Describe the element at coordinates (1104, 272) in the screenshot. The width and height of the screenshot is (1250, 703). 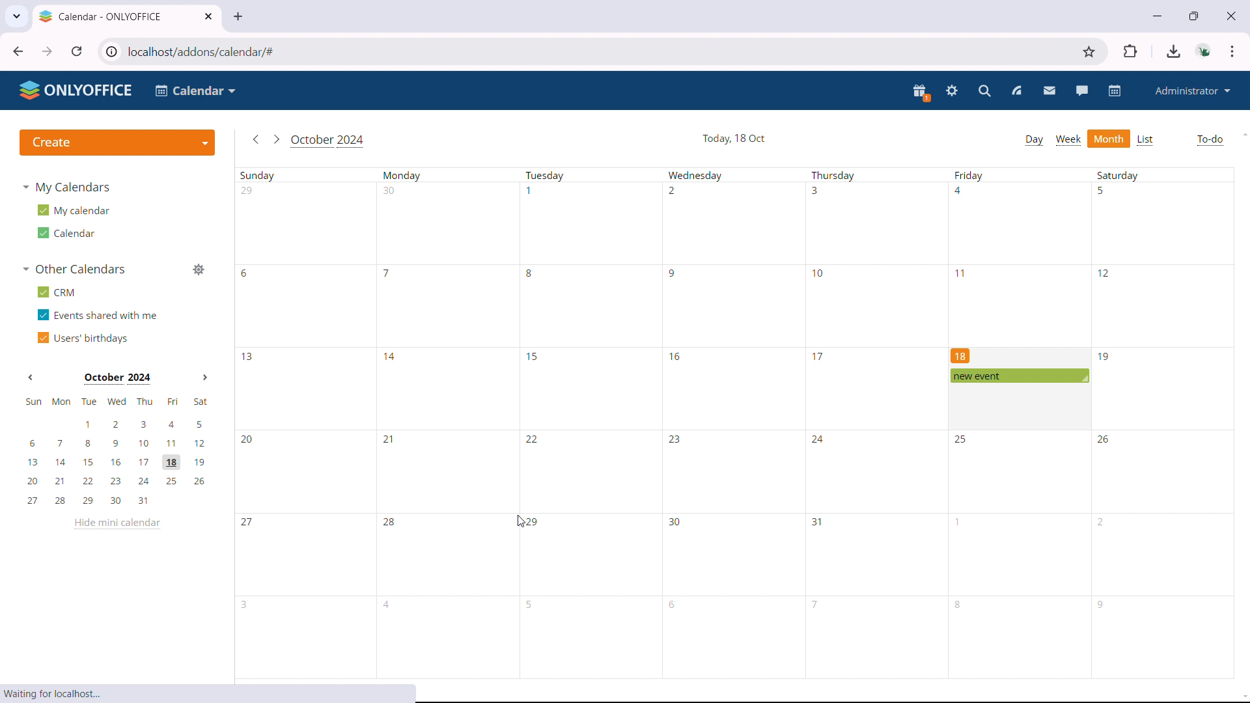
I see `12` at that location.